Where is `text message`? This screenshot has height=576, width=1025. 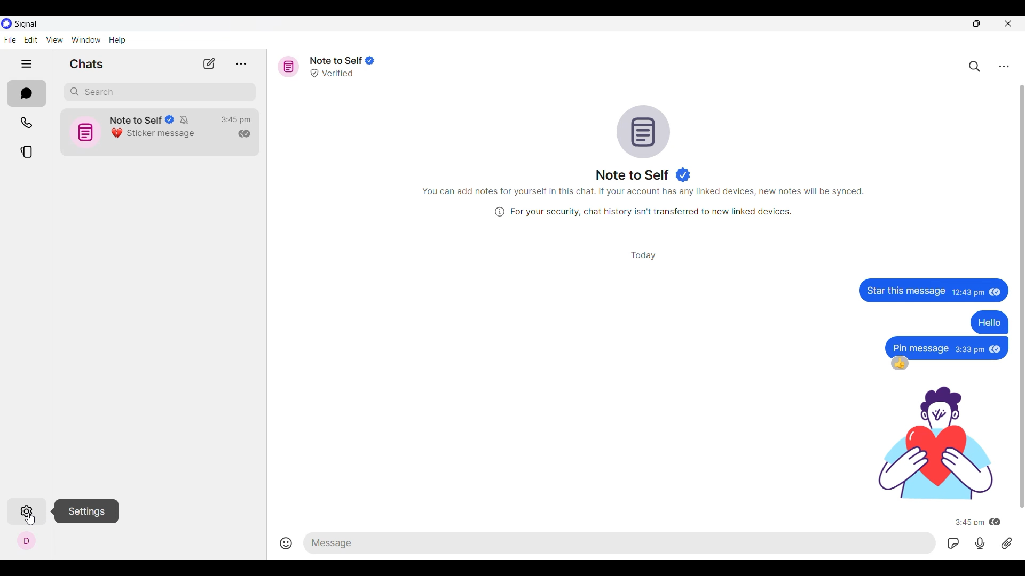
text message is located at coordinates (920, 348).